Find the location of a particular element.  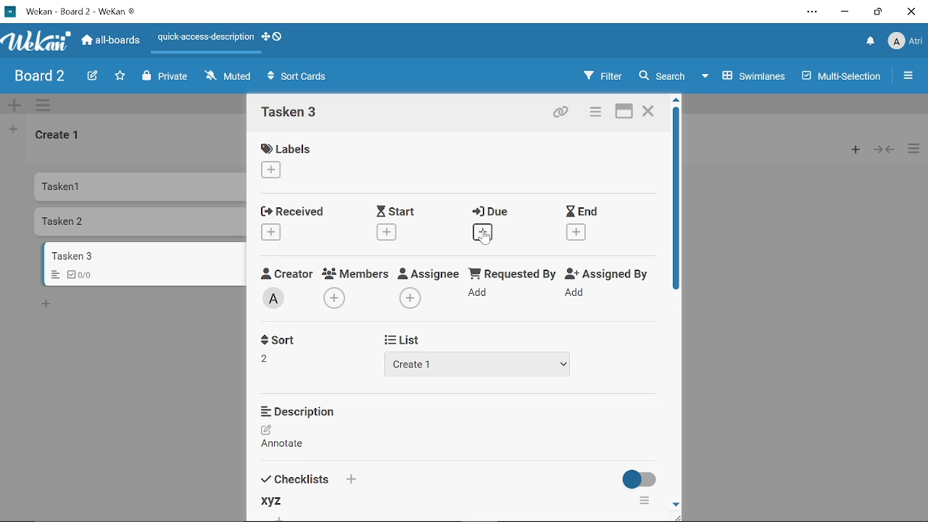

Received is located at coordinates (294, 212).